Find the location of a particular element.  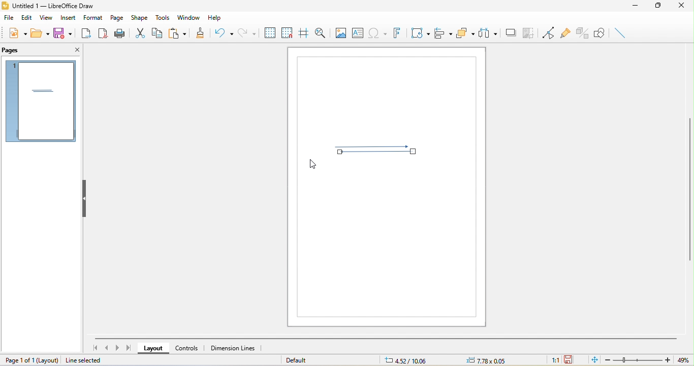

the document has not been modified since the last save is located at coordinates (570, 360).